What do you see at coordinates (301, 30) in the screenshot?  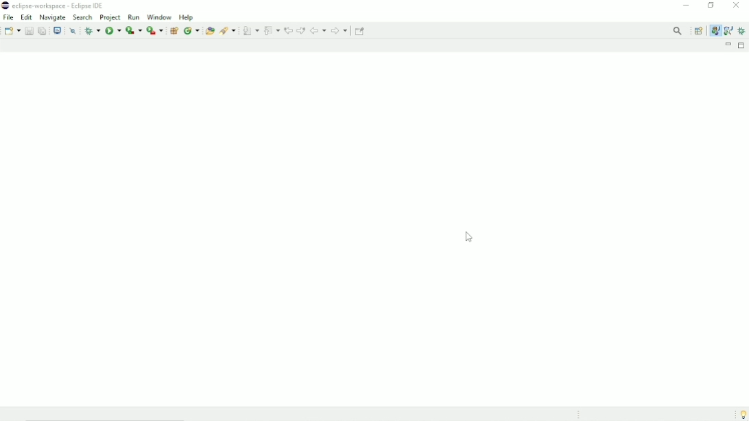 I see `Next edit location` at bounding box center [301, 30].